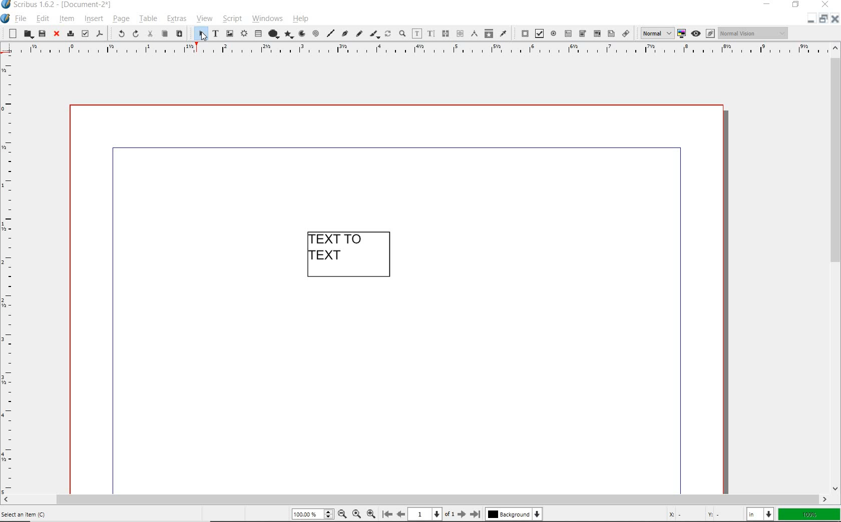  Describe the element at coordinates (475, 34) in the screenshot. I see `measurements` at that location.